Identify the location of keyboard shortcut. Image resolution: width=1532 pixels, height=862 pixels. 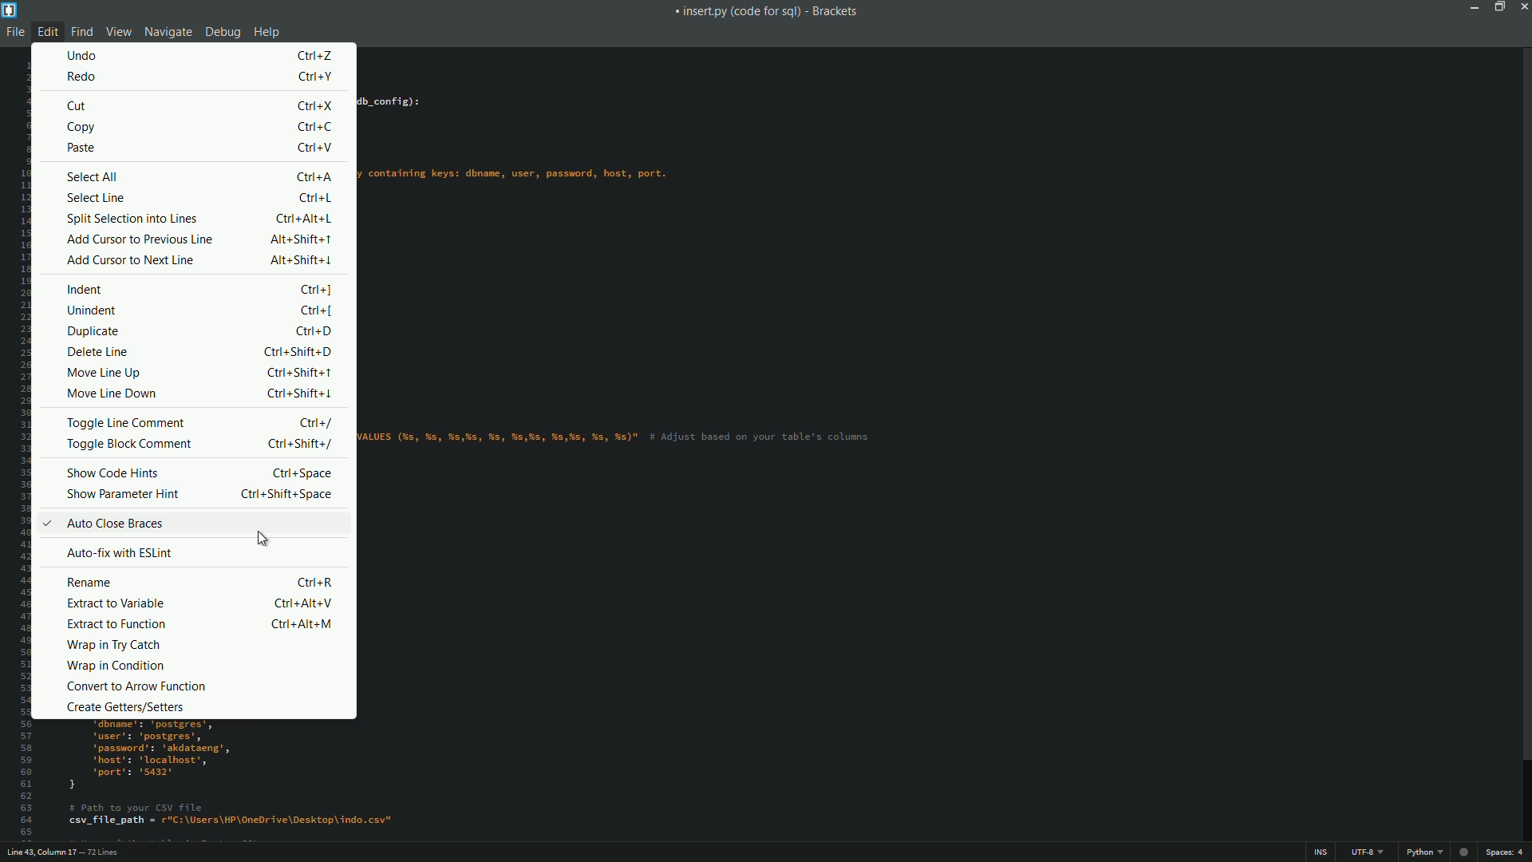
(312, 332).